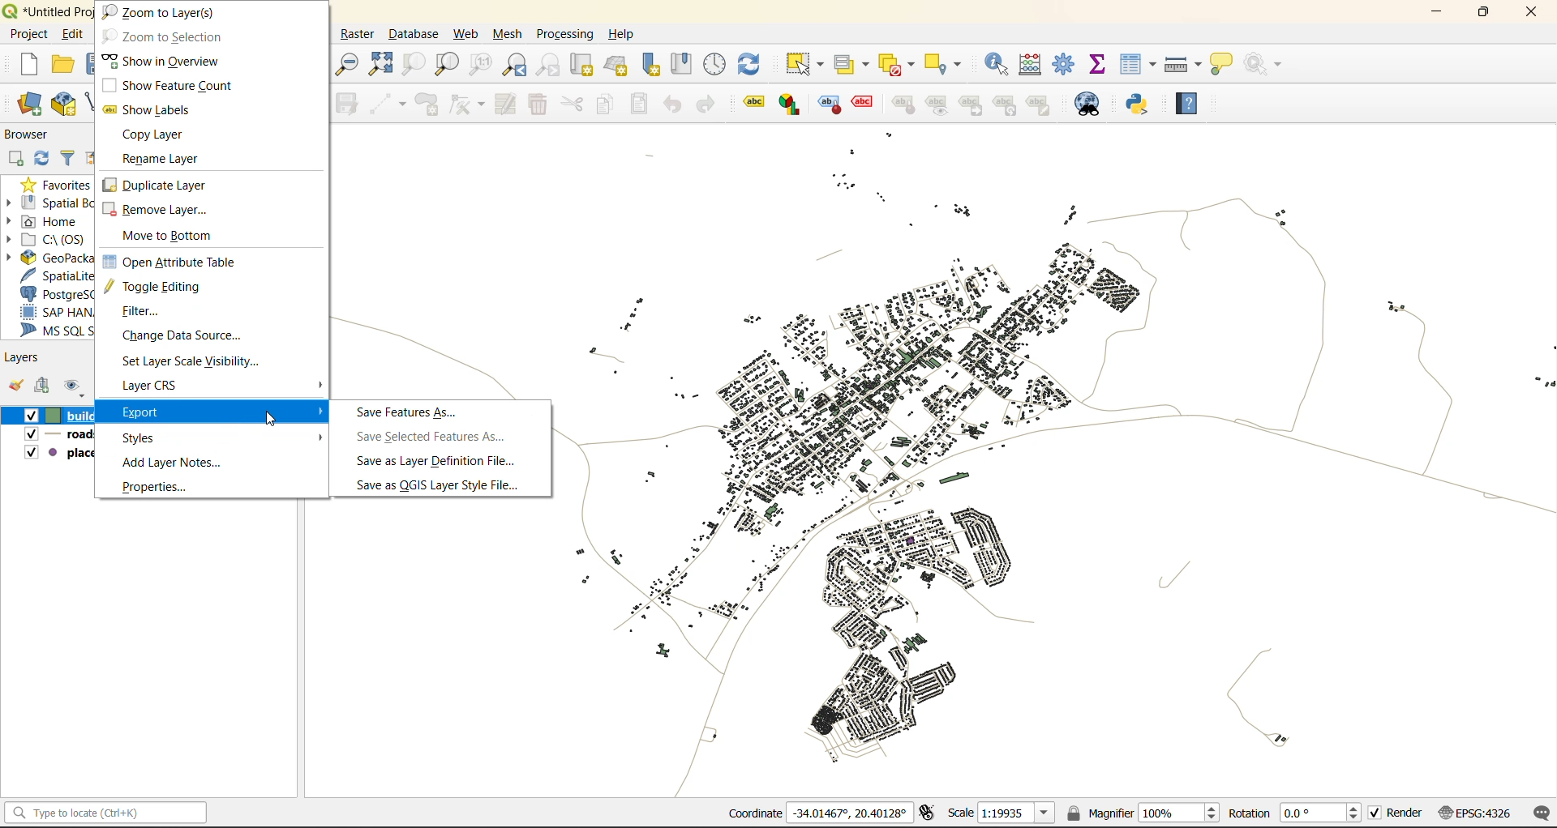 Image resolution: width=1557 pixels, height=828 pixels. What do you see at coordinates (602, 105) in the screenshot?
I see `copy` at bounding box center [602, 105].